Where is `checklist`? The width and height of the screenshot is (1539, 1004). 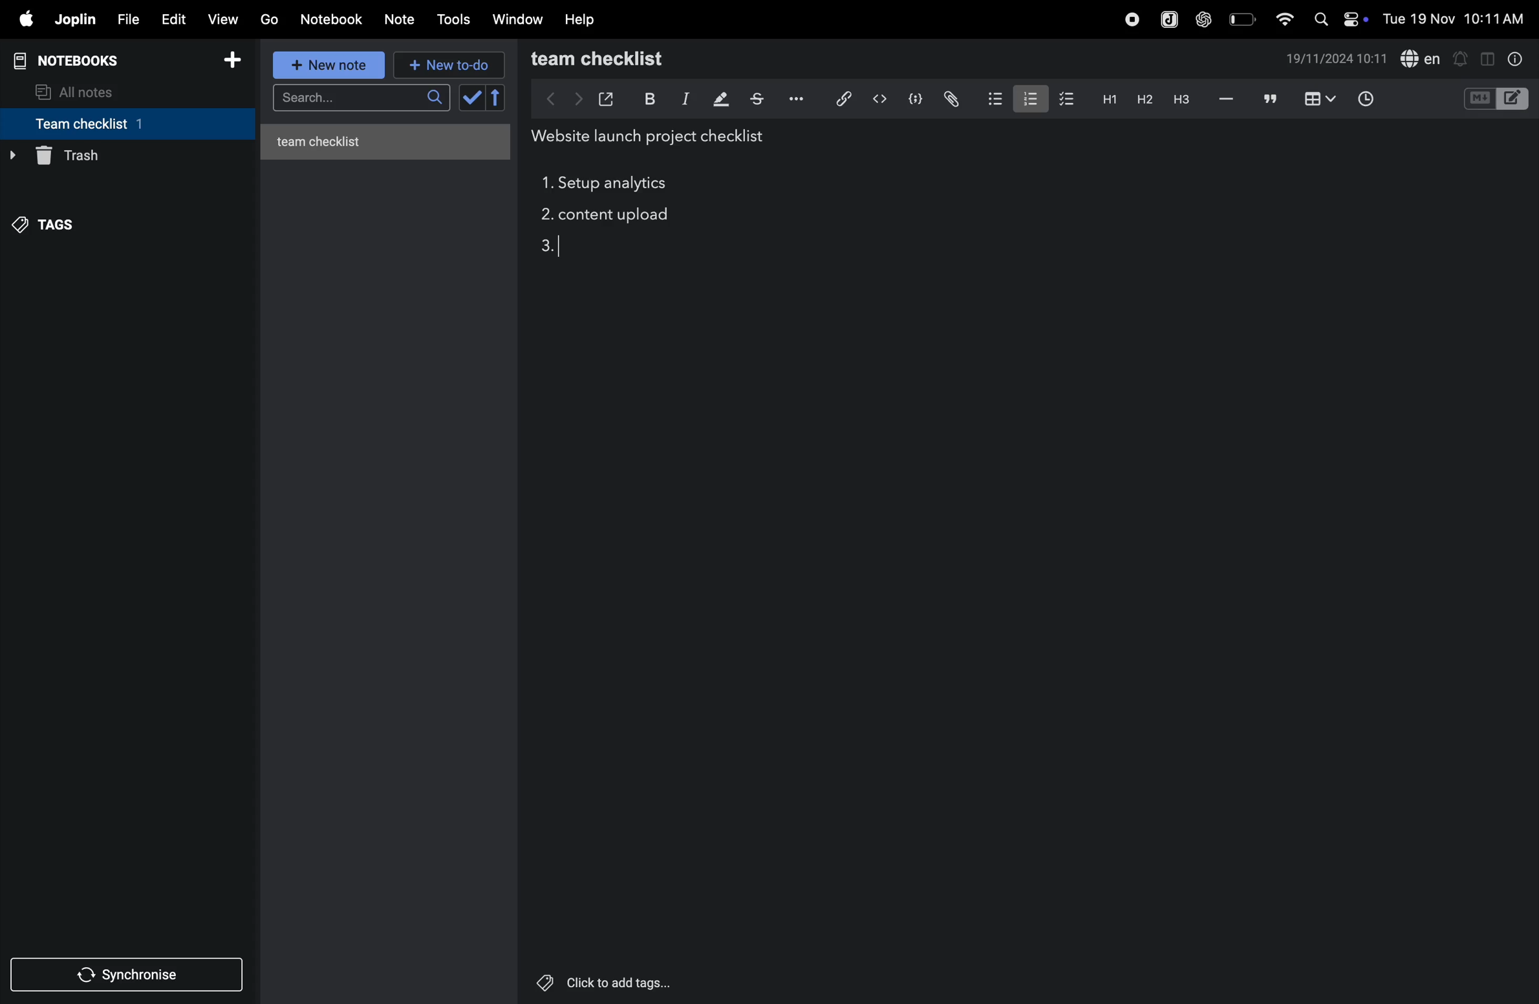
checklist is located at coordinates (1068, 100).